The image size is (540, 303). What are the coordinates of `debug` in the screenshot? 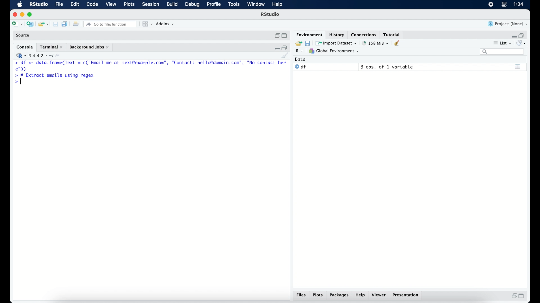 It's located at (192, 5).